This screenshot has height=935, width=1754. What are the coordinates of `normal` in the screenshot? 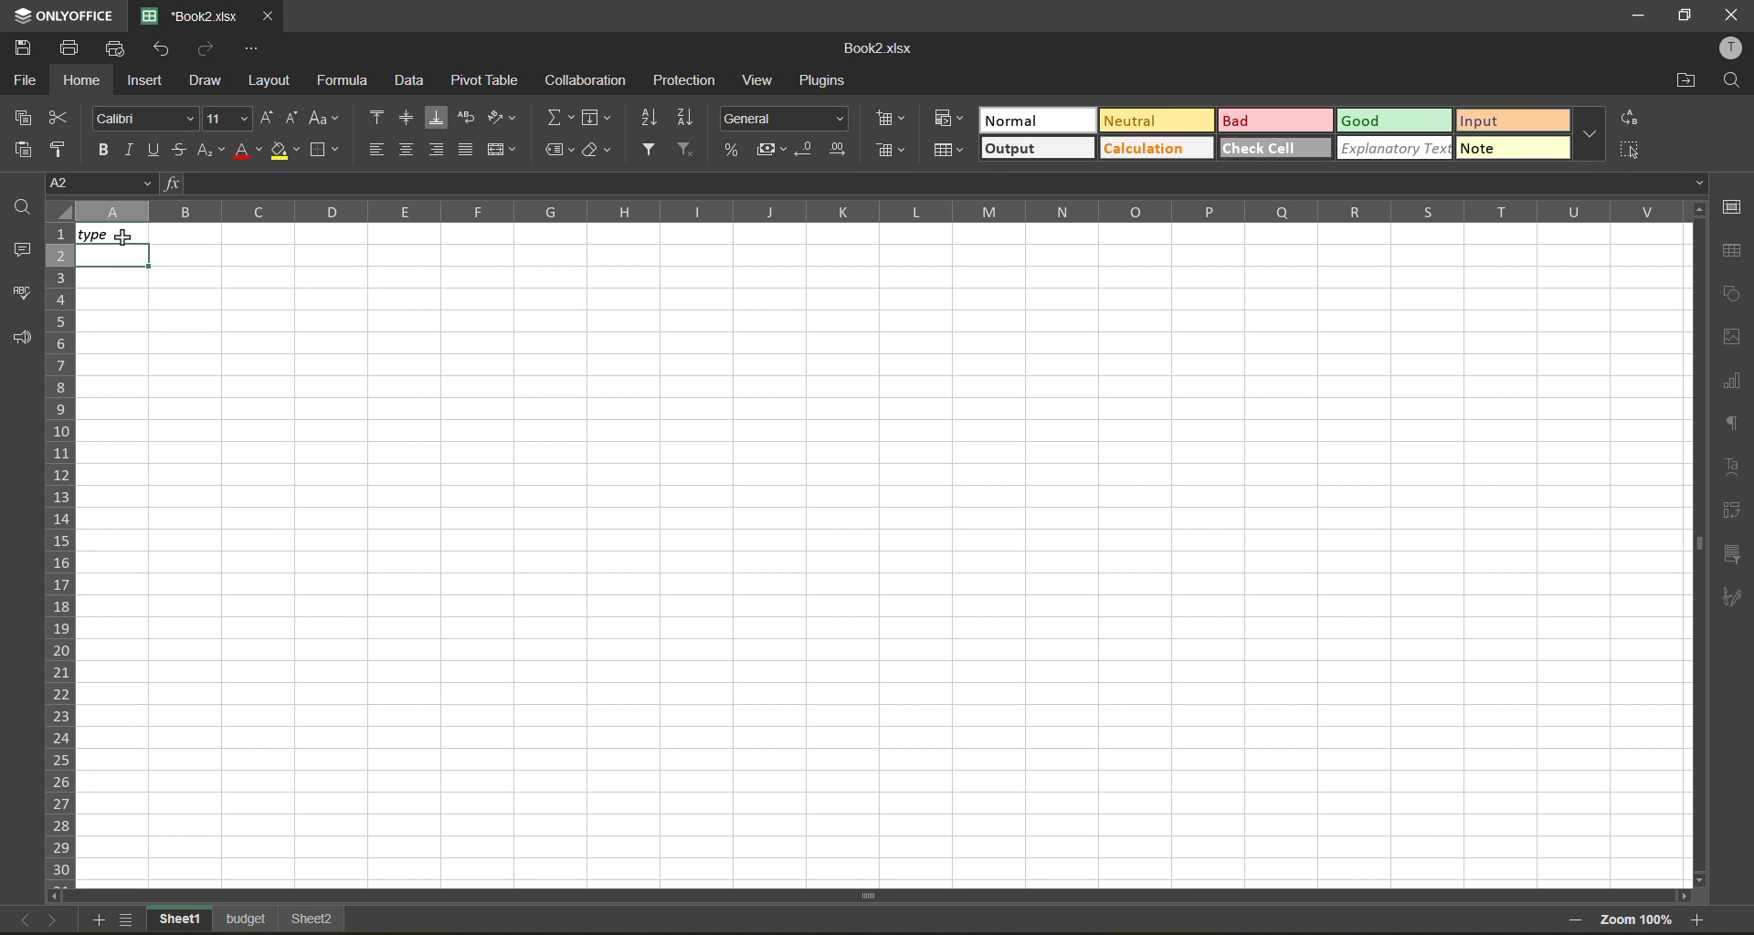 It's located at (1037, 121).